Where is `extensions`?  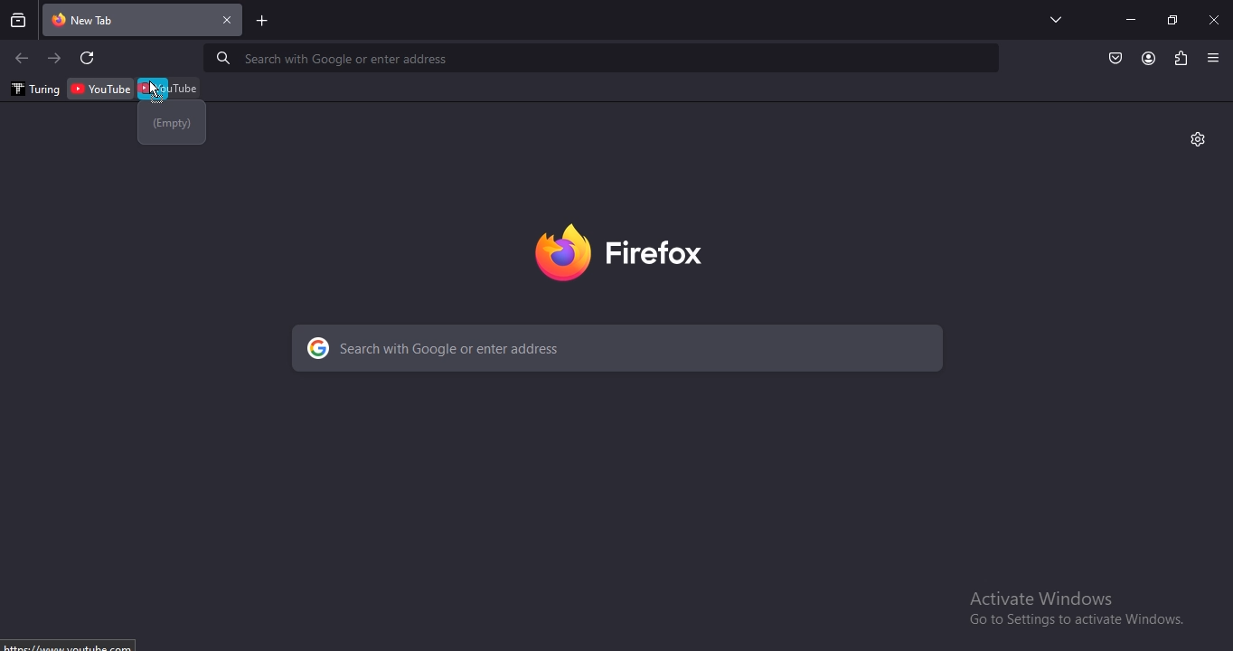 extensions is located at coordinates (1181, 59).